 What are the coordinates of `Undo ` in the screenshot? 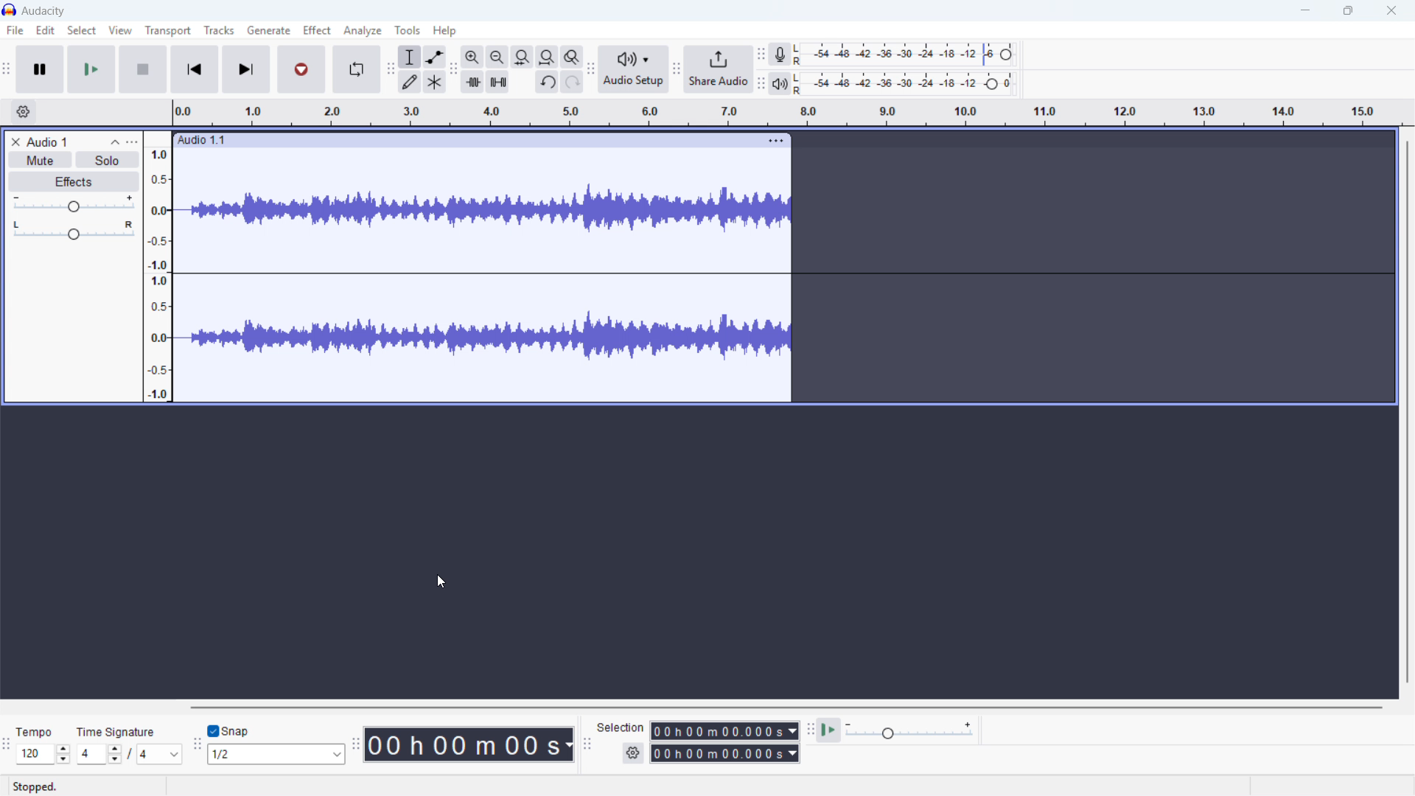 It's located at (548, 81).